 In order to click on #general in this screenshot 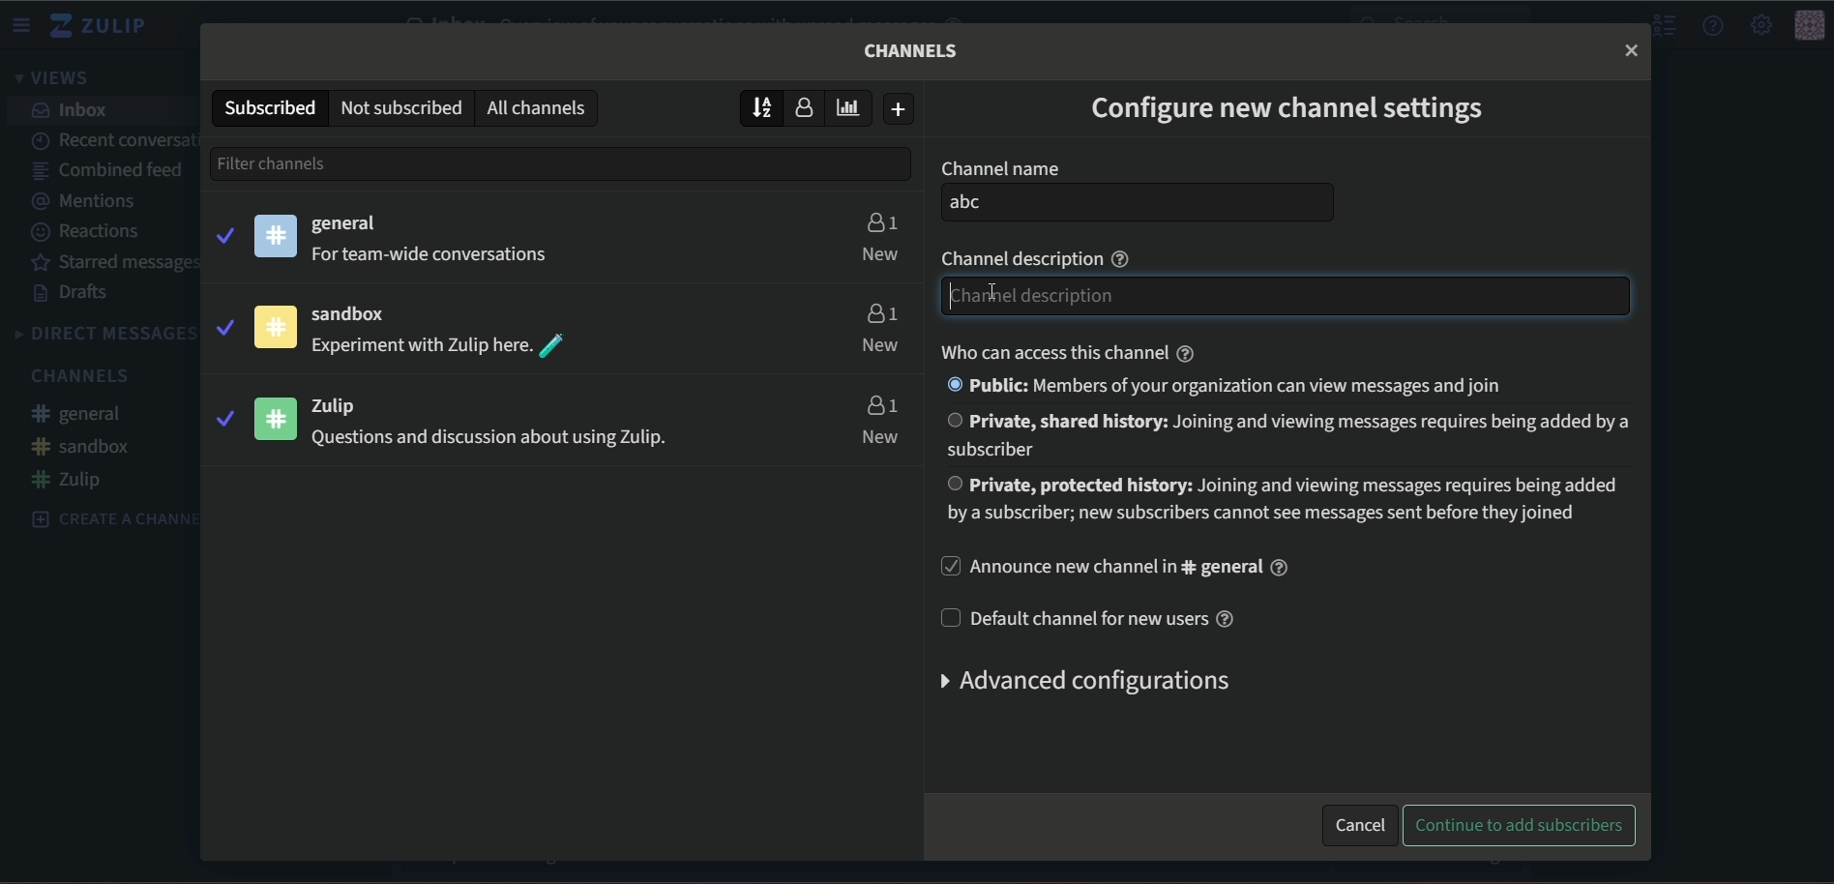, I will do `click(86, 416)`.